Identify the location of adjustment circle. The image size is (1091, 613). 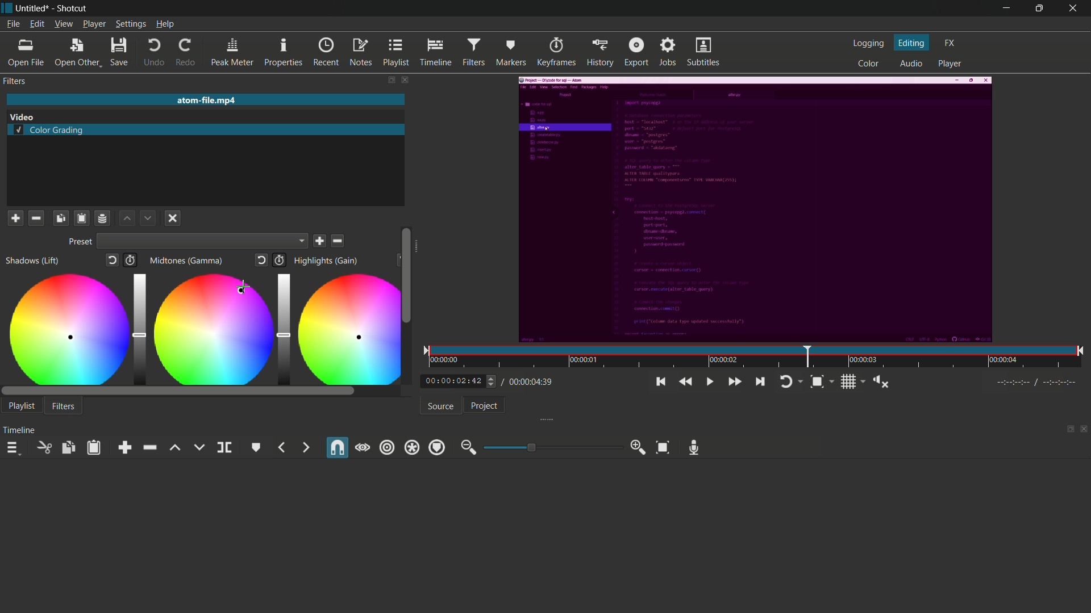
(66, 328).